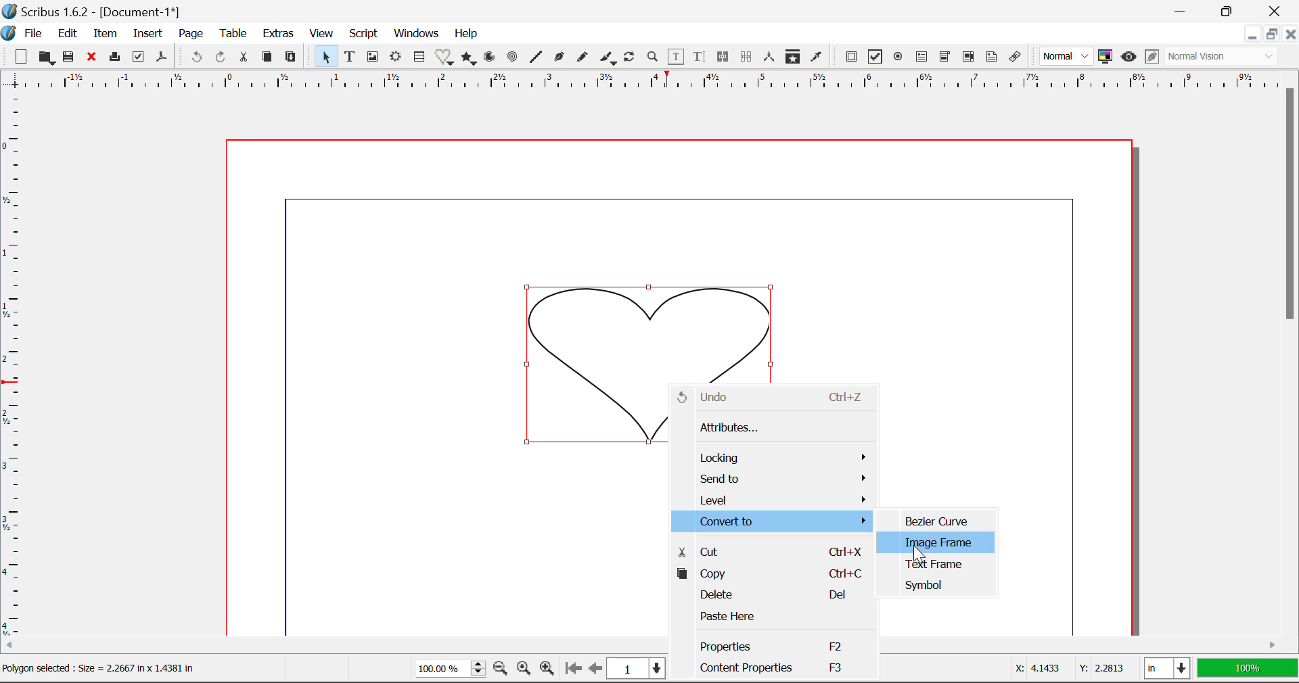 This screenshot has width=1299, height=683. What do you see at coordinates (21, 59) in the screenshot?
I see `New` at bounding box center [21, 59].